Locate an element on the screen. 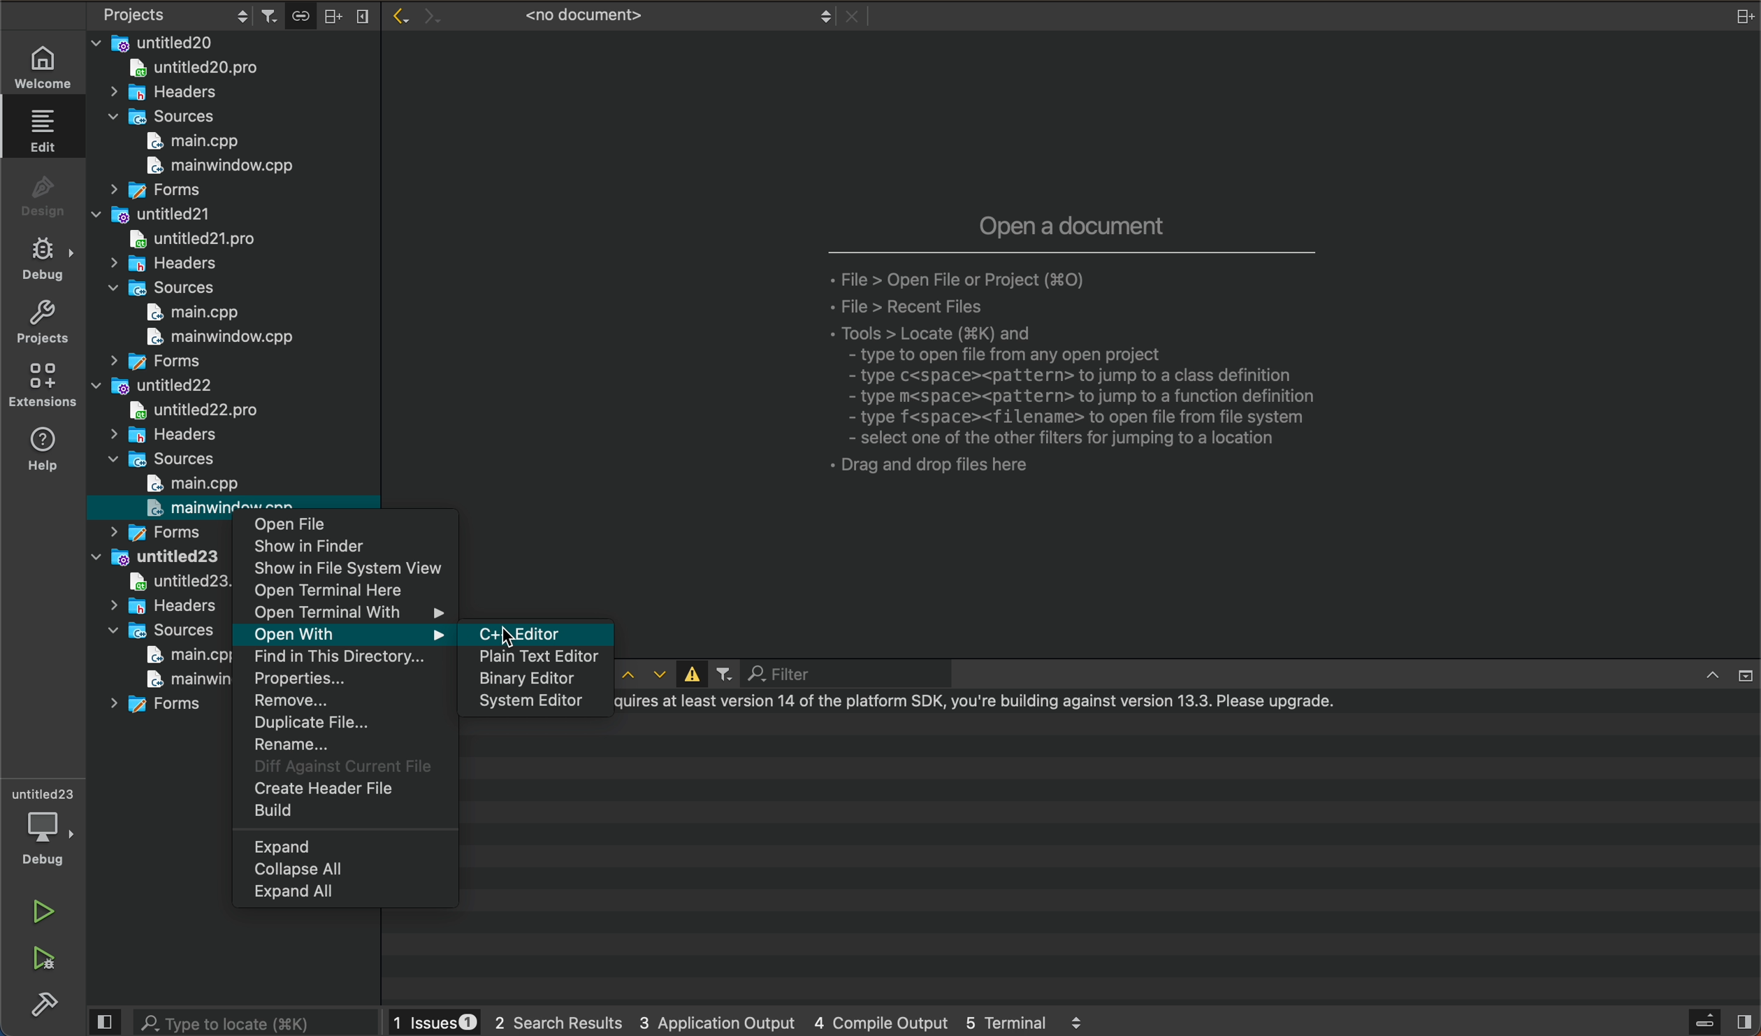  sources is located at coordinates (159, 630).